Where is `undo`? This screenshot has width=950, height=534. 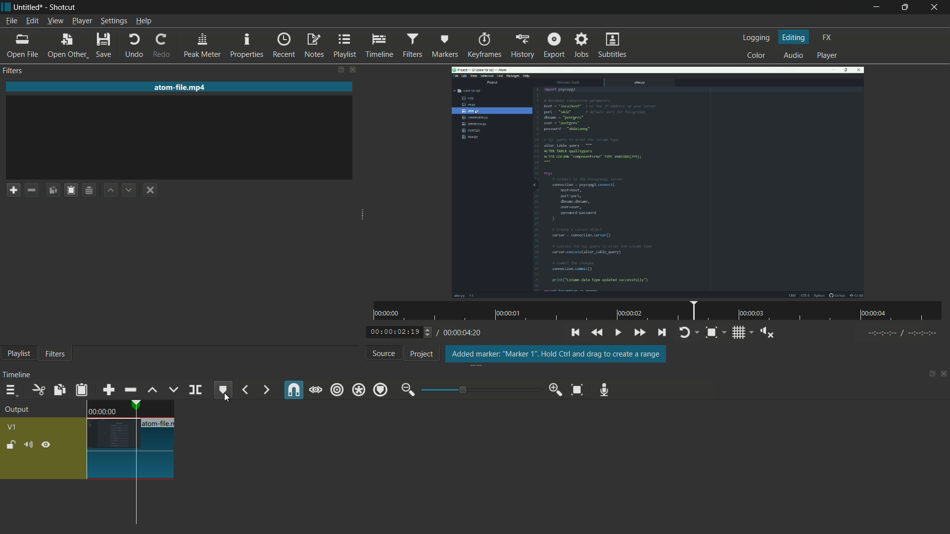
undo is located at coordinates (135, 46).